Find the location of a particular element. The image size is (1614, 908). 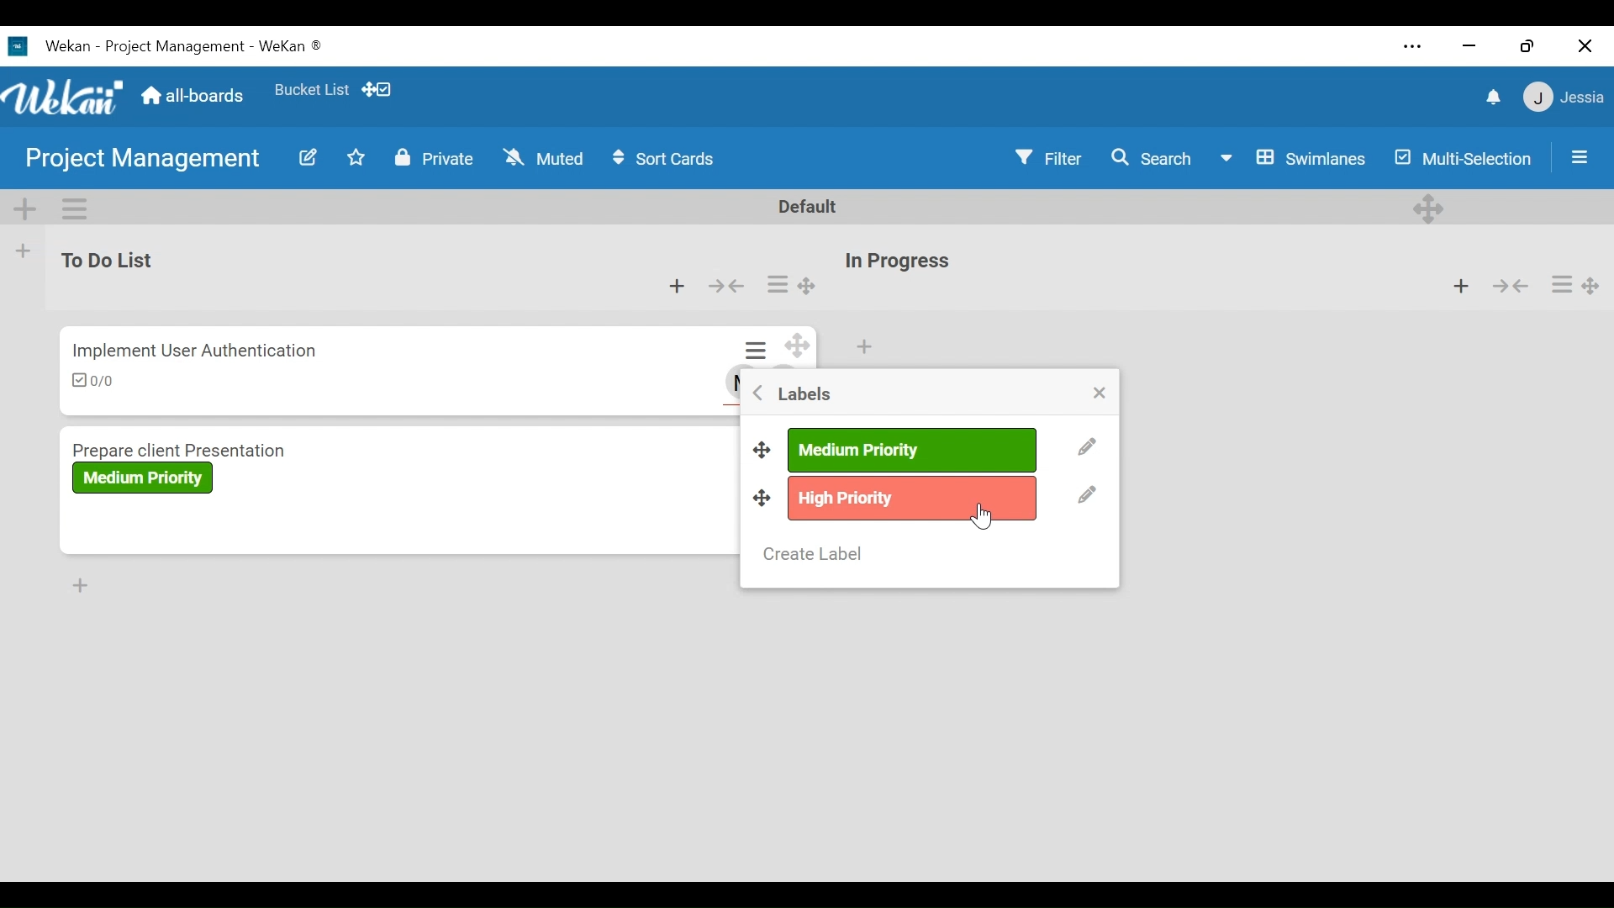

Text is located at coordinates (185, 47).